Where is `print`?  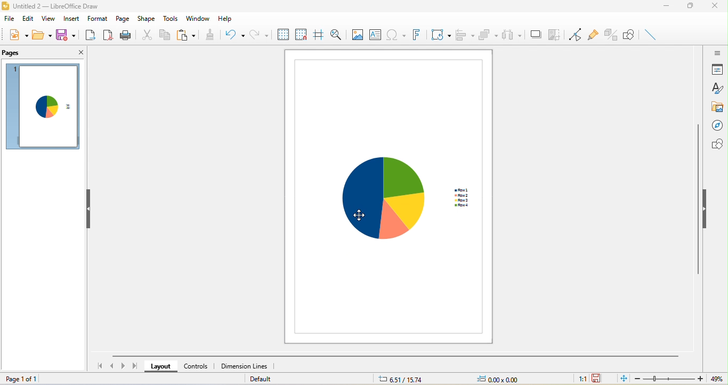 print is located at coordinates (126, 36).